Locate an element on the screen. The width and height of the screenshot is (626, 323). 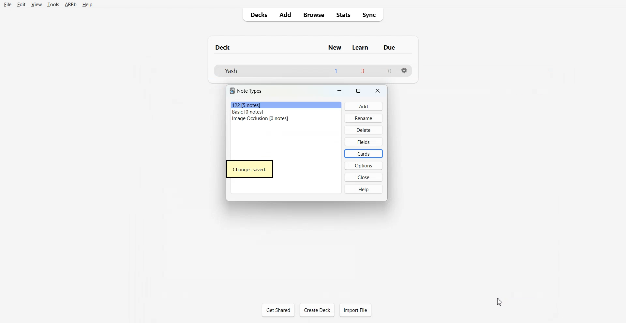
rename is located at coordinates (365, 117).